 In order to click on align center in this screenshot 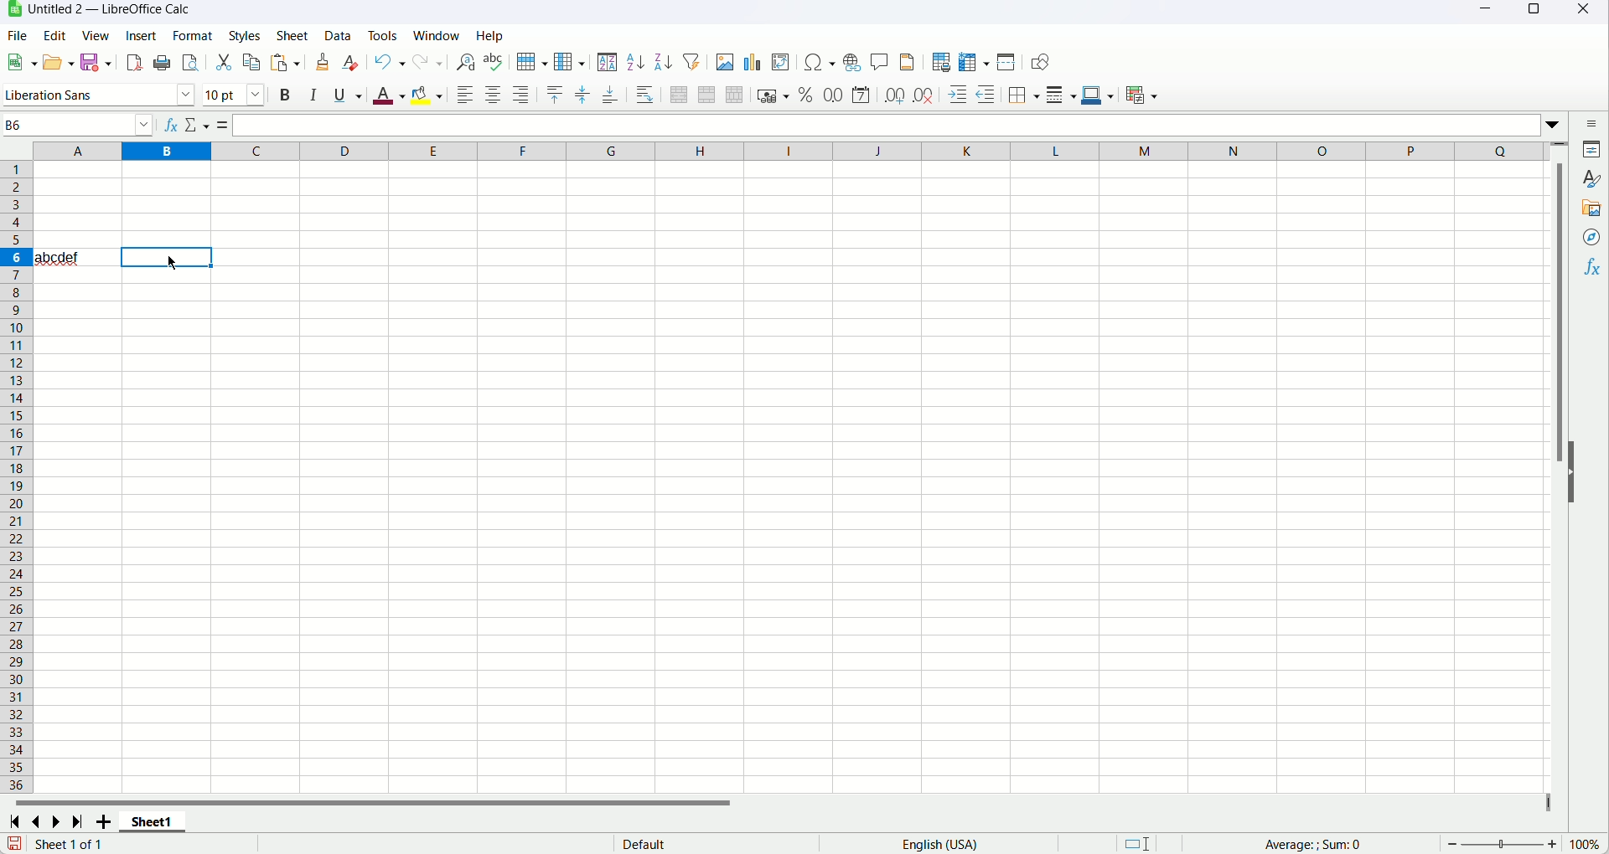, I will do `click(494, 94)`.